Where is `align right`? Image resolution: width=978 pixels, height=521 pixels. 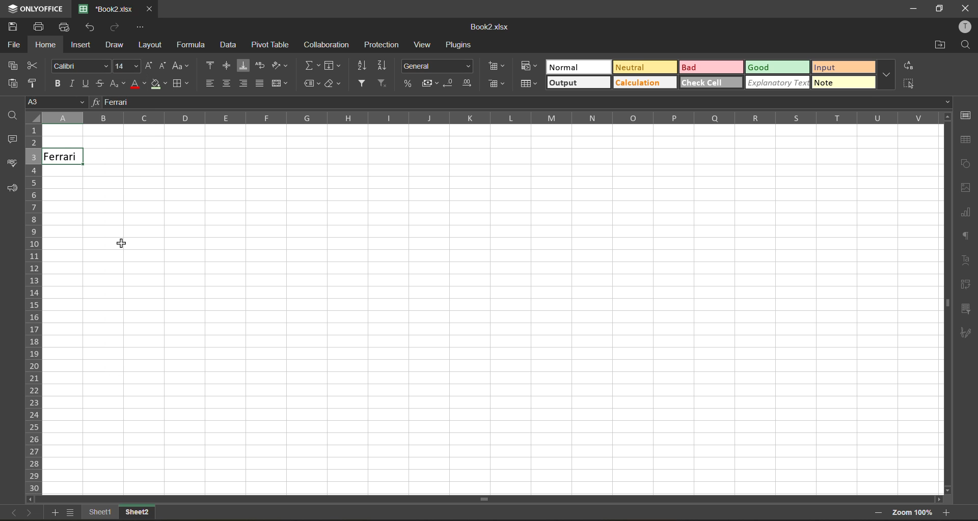
align right is located at coordinates (242, 83).